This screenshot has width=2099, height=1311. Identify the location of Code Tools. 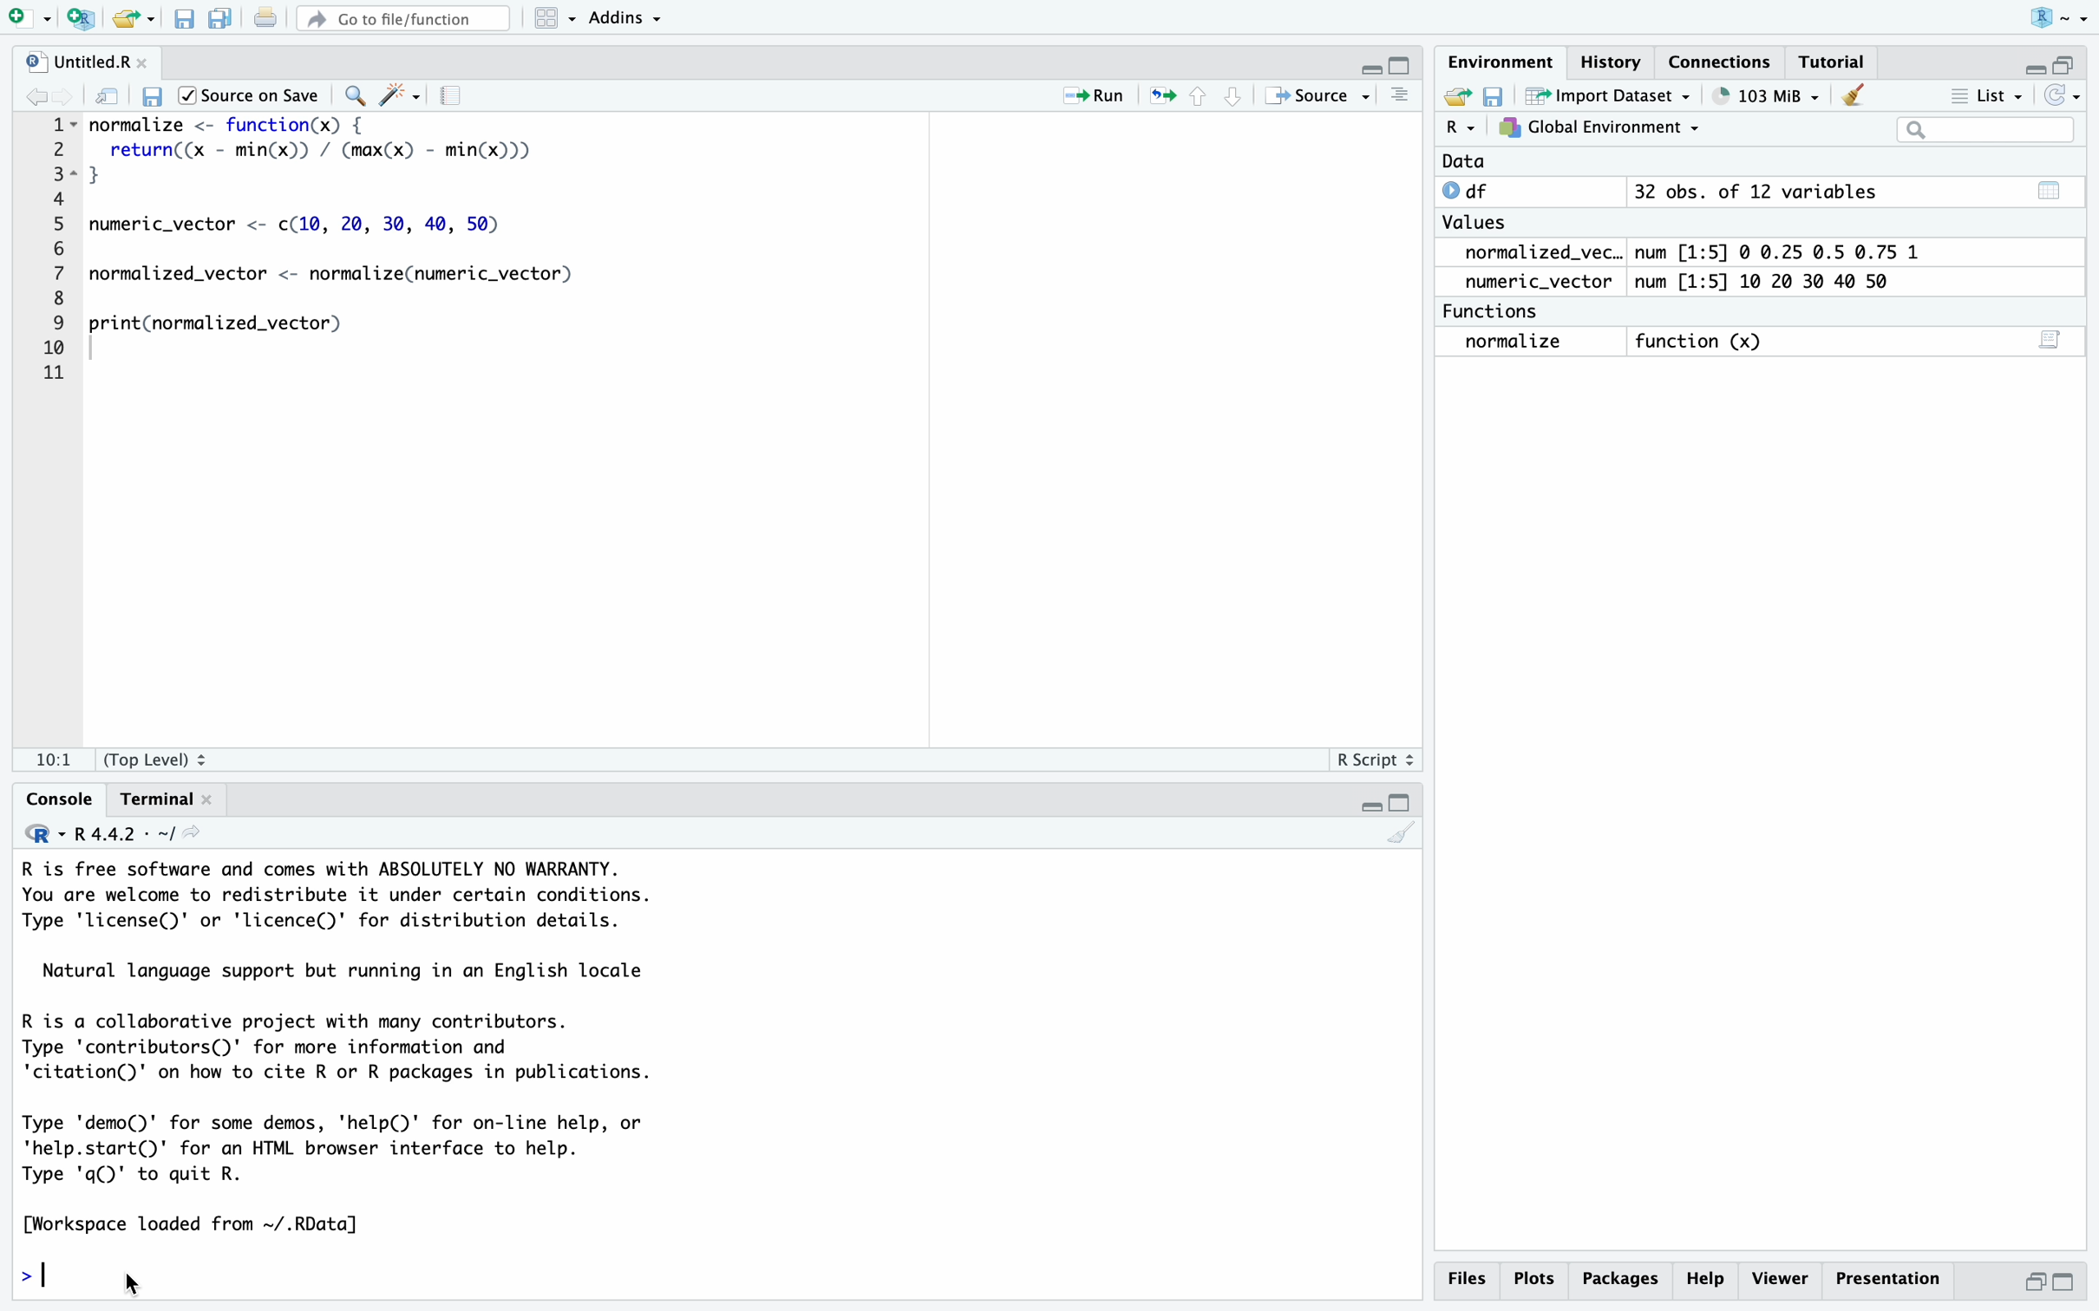
(404, 94).